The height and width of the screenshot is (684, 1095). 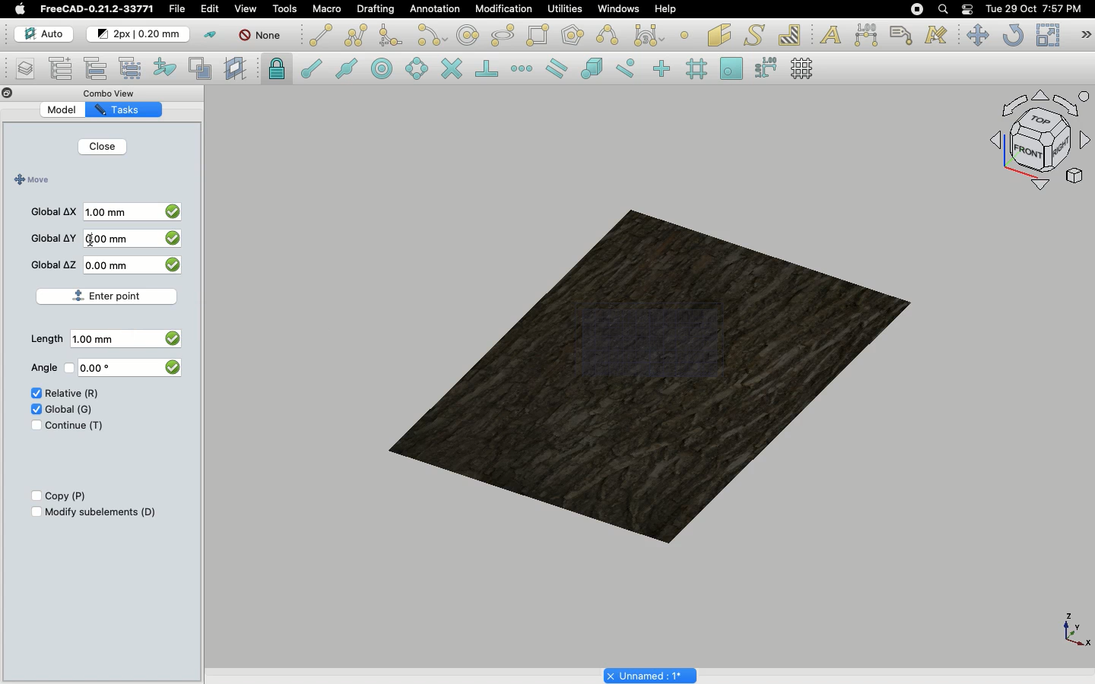 I want to click on checkbox, so click(x=171, y=337).